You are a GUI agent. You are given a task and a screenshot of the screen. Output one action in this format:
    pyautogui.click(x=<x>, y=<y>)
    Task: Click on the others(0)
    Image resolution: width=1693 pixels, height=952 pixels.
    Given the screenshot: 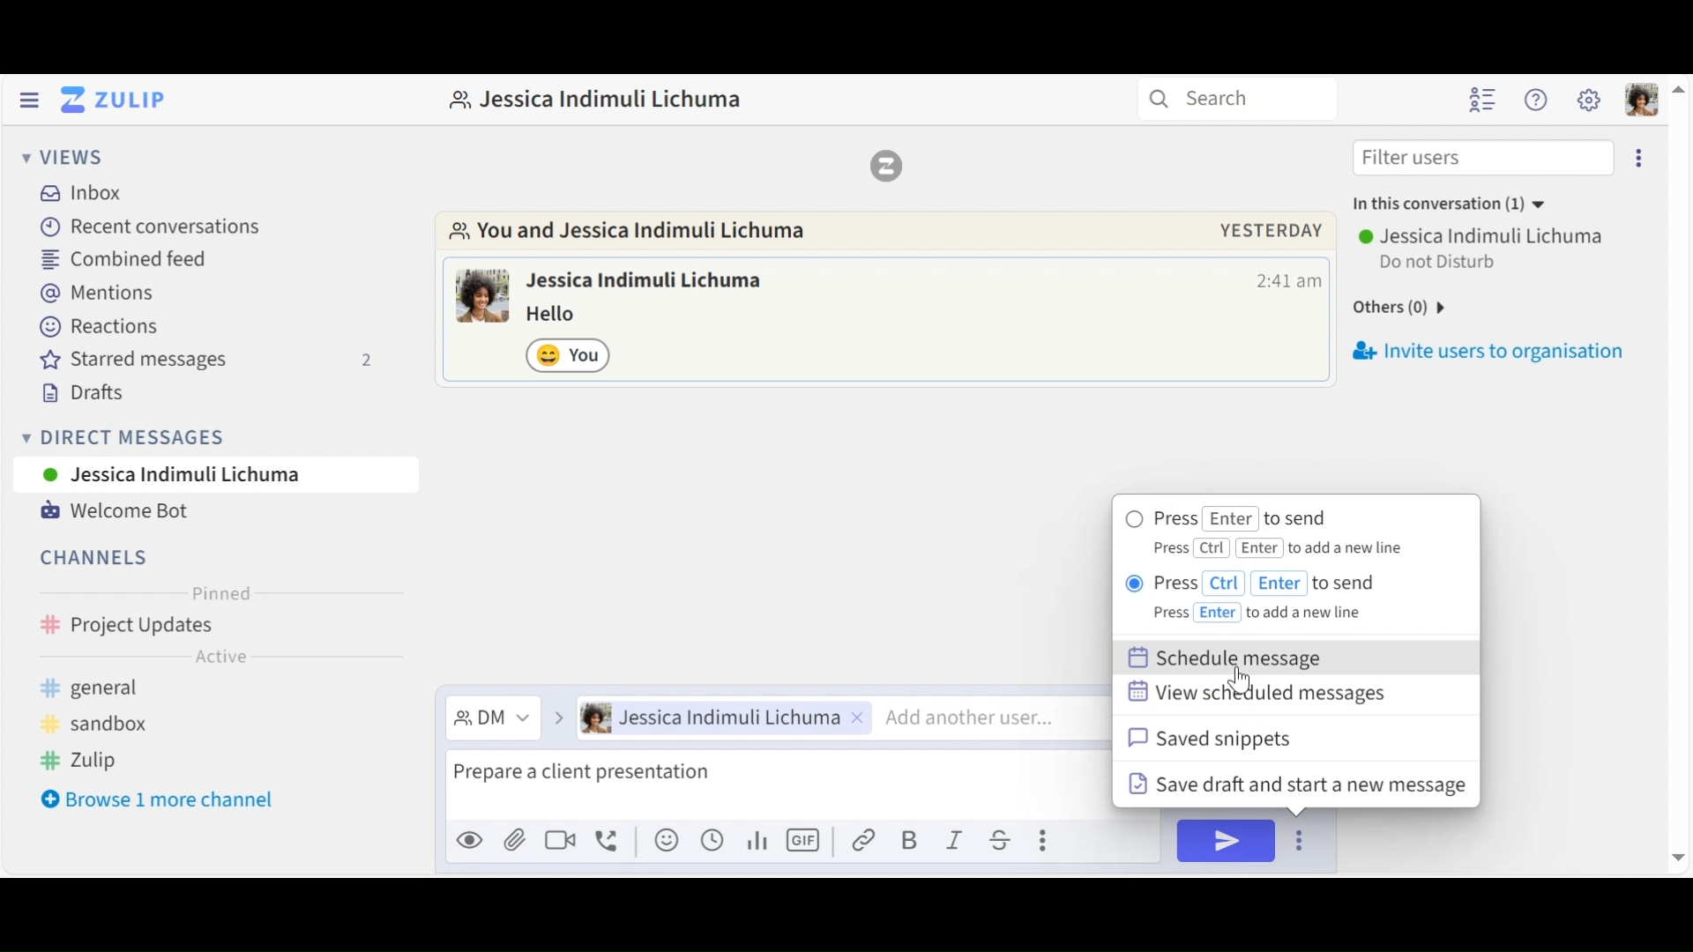 What is the action you would take?
    pyautogui.click(x=1429, y=304)
    